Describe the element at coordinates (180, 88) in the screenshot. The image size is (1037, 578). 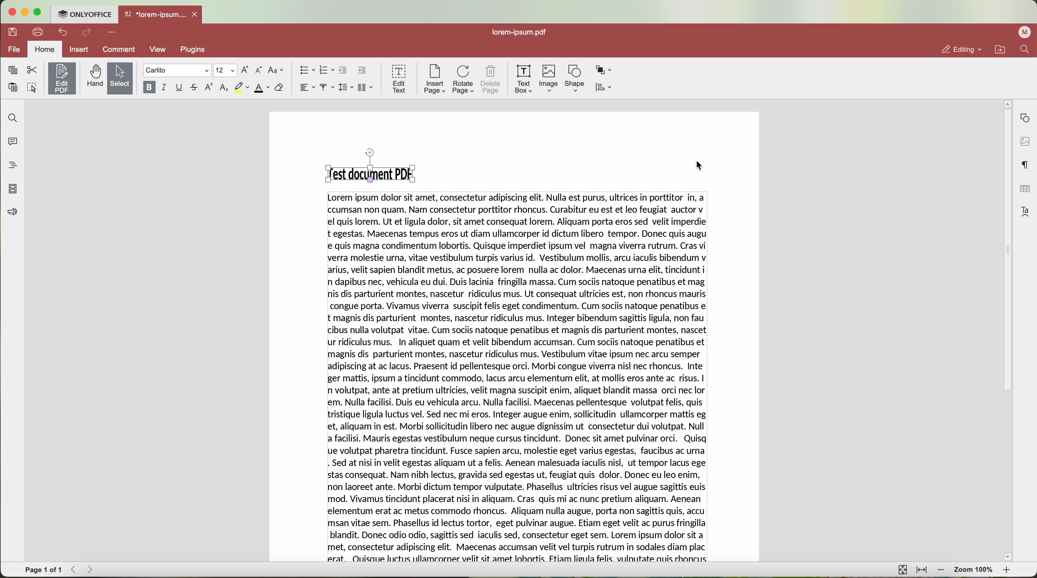
I see `underline` at that location.